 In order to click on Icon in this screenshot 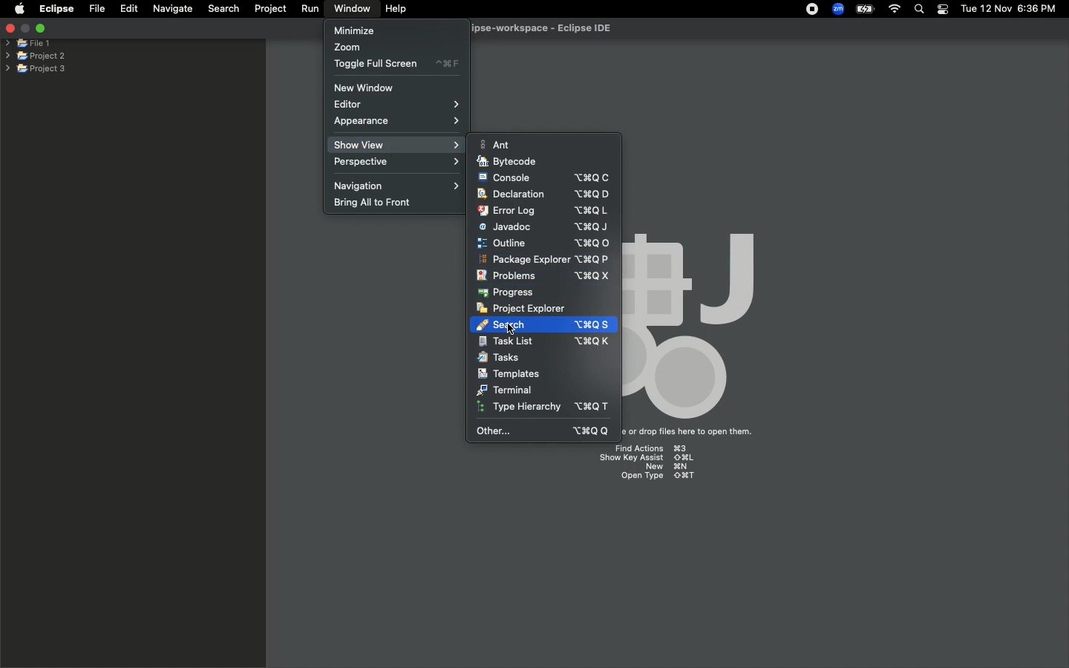, I will do `click(700, 321)`.